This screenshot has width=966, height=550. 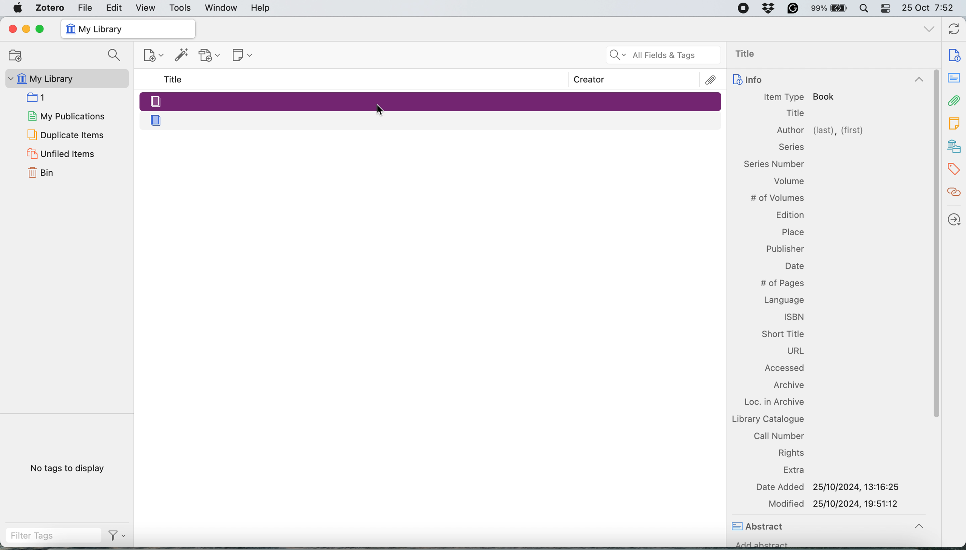 What do you see at coordinates (955, 147) in the screenshot?
I see `Library` at bounding box center [955, 147].